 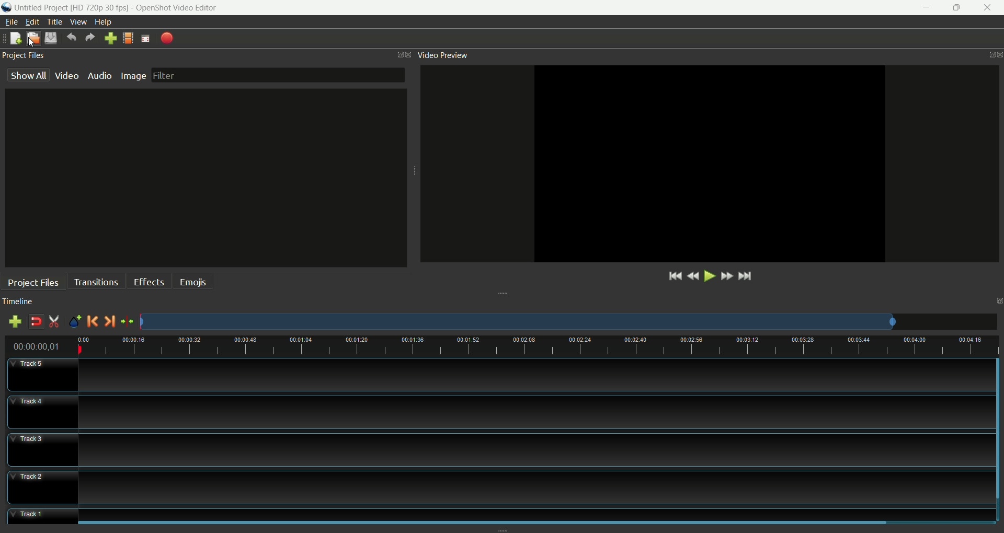 I want to click on view, so click(x=79, y=22).